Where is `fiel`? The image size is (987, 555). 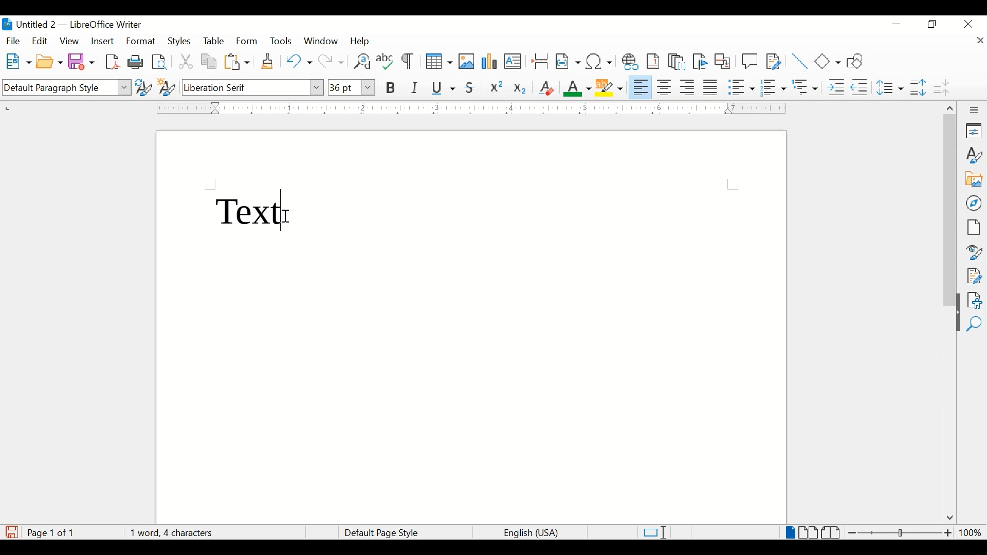
fiel is located at coordinates (13, 42).